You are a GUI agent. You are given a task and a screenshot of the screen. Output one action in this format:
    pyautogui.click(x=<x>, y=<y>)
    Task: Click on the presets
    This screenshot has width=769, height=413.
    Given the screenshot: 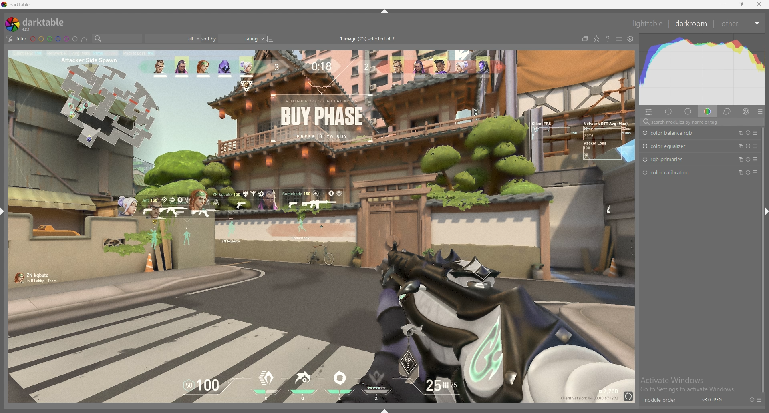 What is the action you would take?
    pyautogui.click(x=755, y=146)
    